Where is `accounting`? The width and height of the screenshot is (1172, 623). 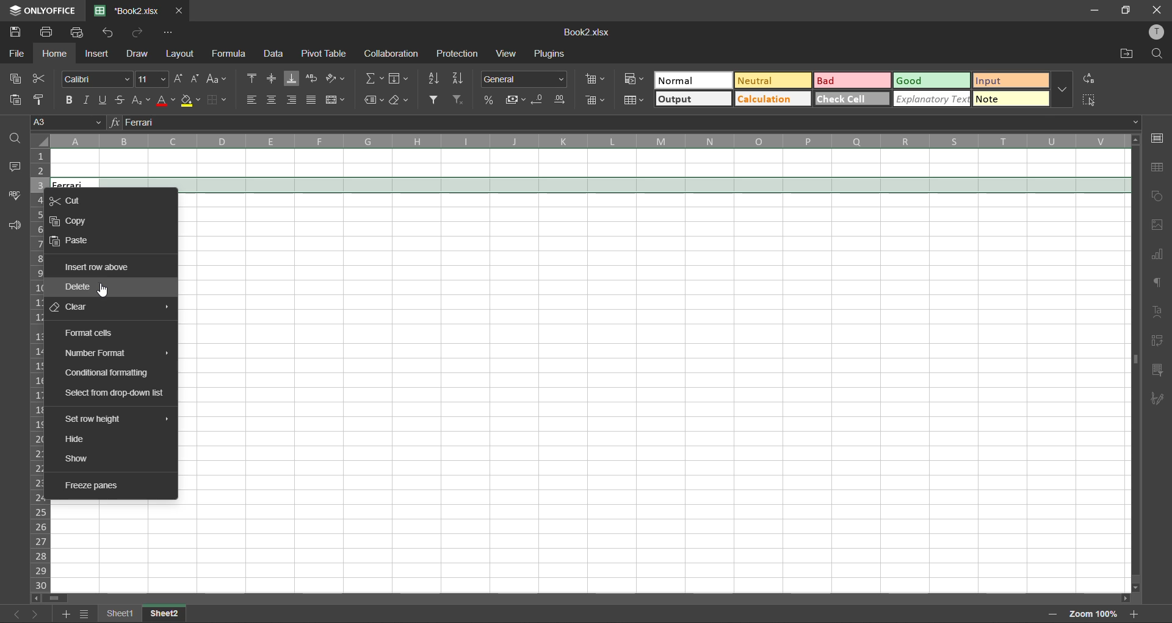
accounting is located at coordinates (515, 101).